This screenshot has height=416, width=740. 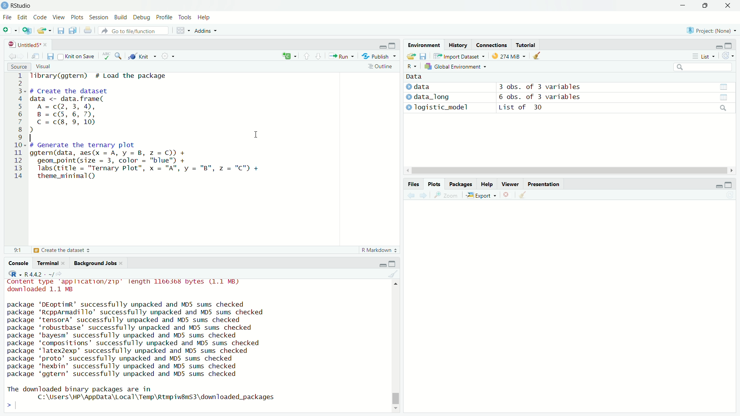 What do you see at coordinates (143, 57) in the screenshot?
I see `Knit` at bounding box center [143, 57].